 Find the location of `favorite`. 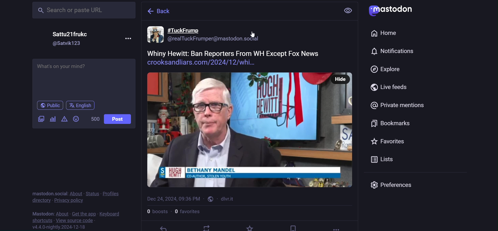

favorite is located at coordinates (250, 228).